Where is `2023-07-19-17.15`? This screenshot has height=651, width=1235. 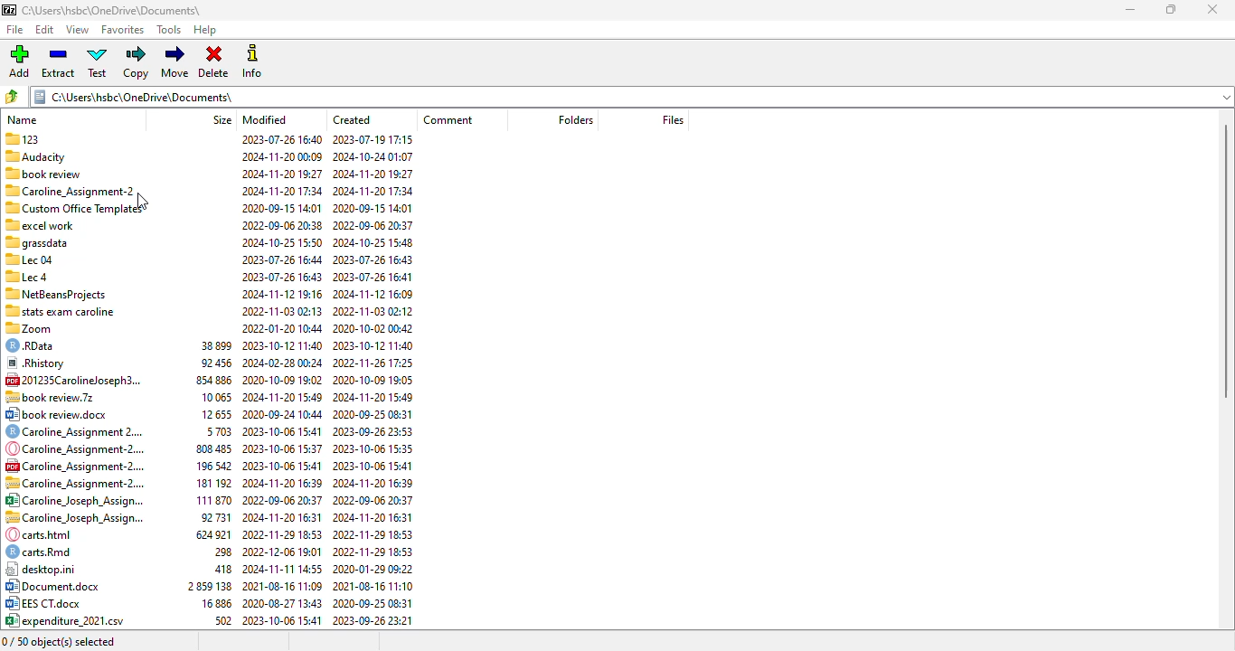 2023-07-19-17.15 is located at coordinates (381, 138).